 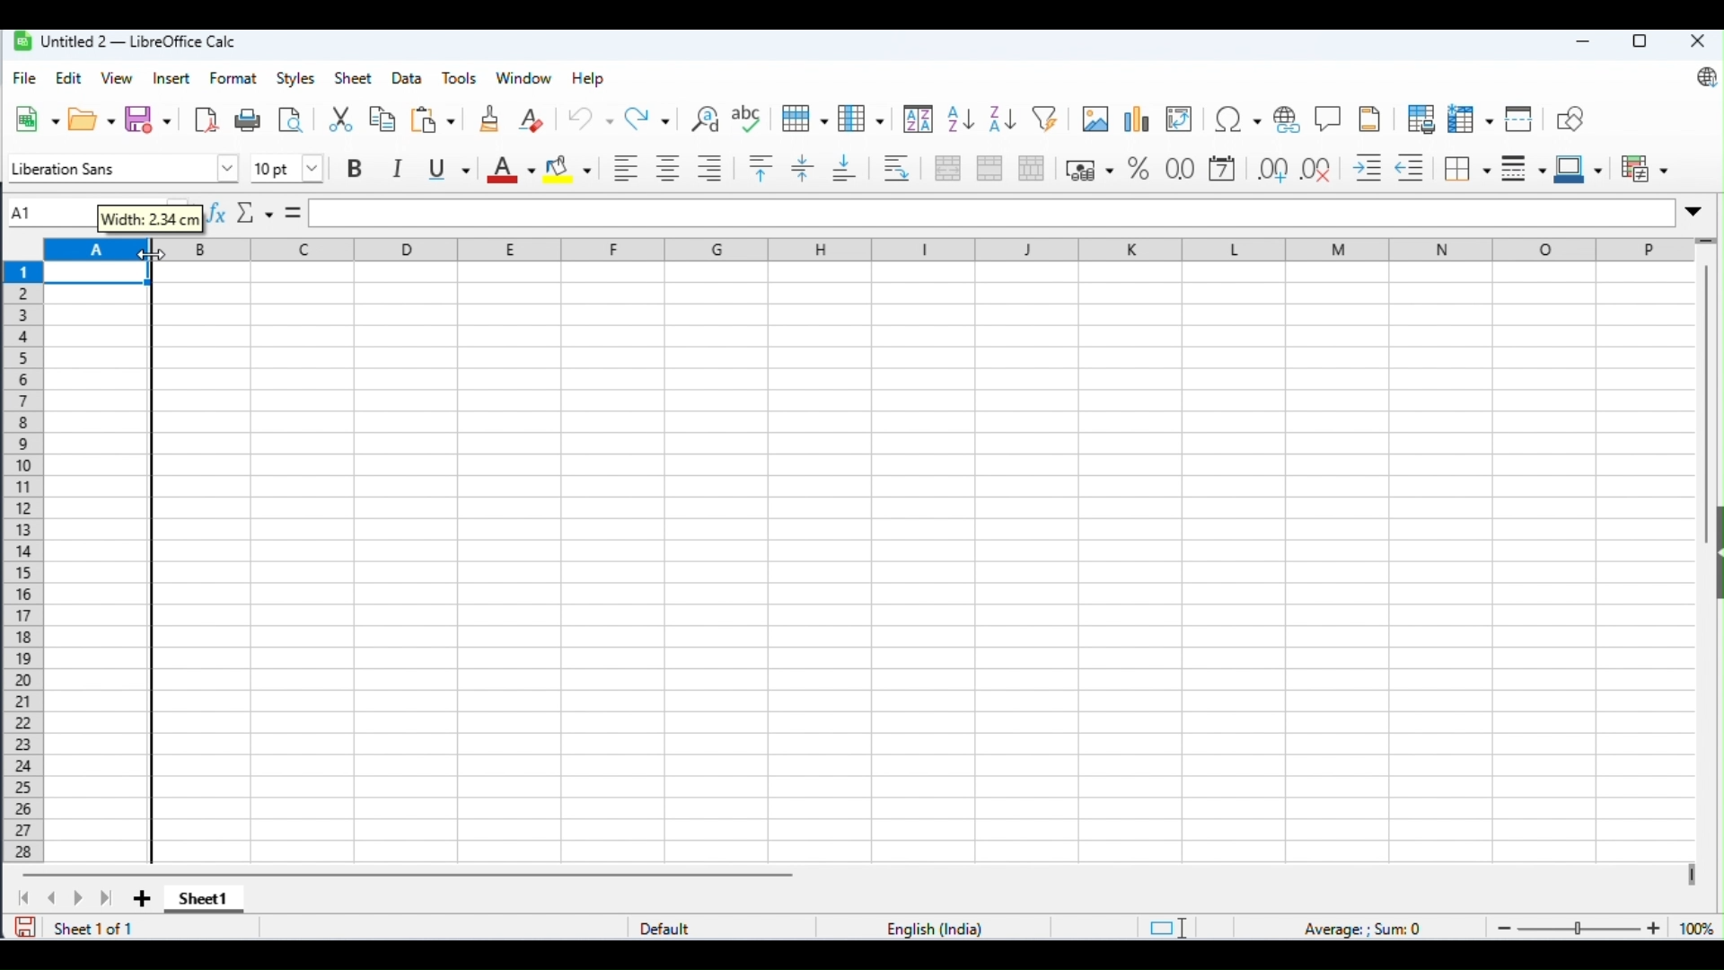 What do you see at coordinates (22, 561) in the screenshot?
I see `row numbers` at bounding box center [22, 561].